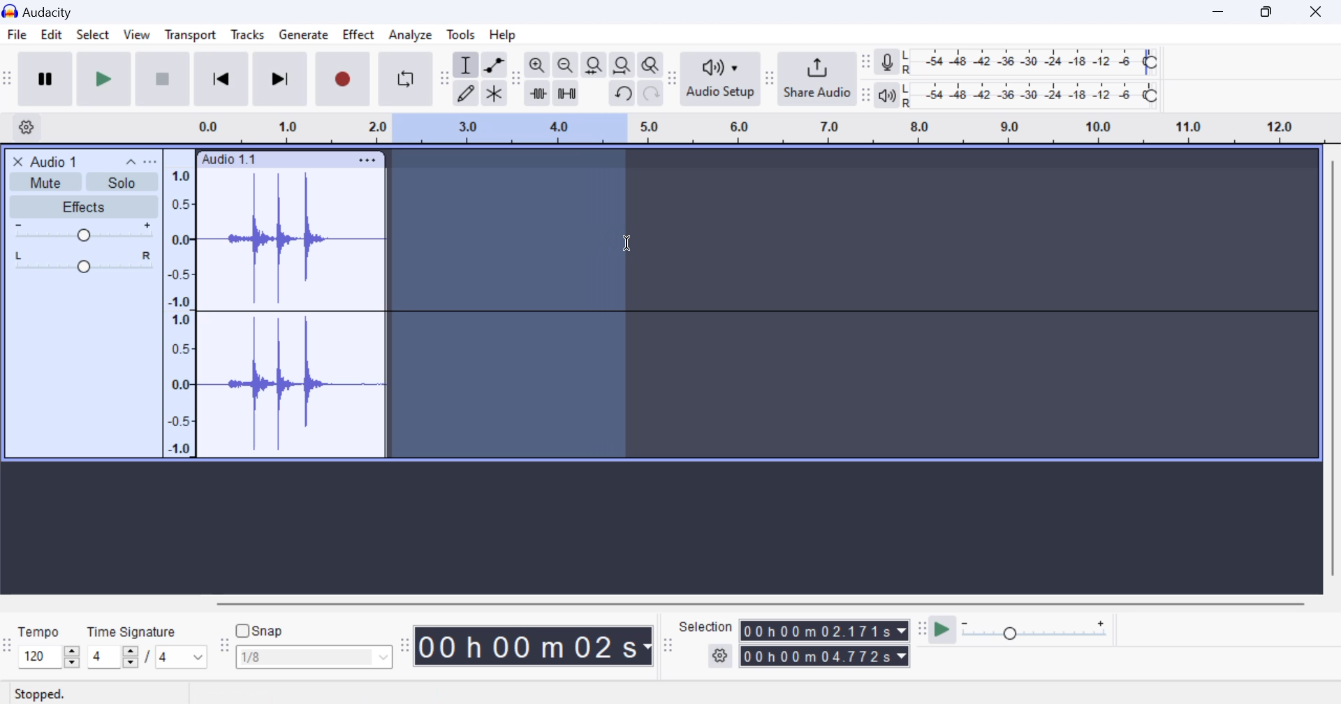 This screenshot has width=1341, height=704. Describe the element at coordinates (182, 658) in the screenshot. I see `Max time signature options` at that location.